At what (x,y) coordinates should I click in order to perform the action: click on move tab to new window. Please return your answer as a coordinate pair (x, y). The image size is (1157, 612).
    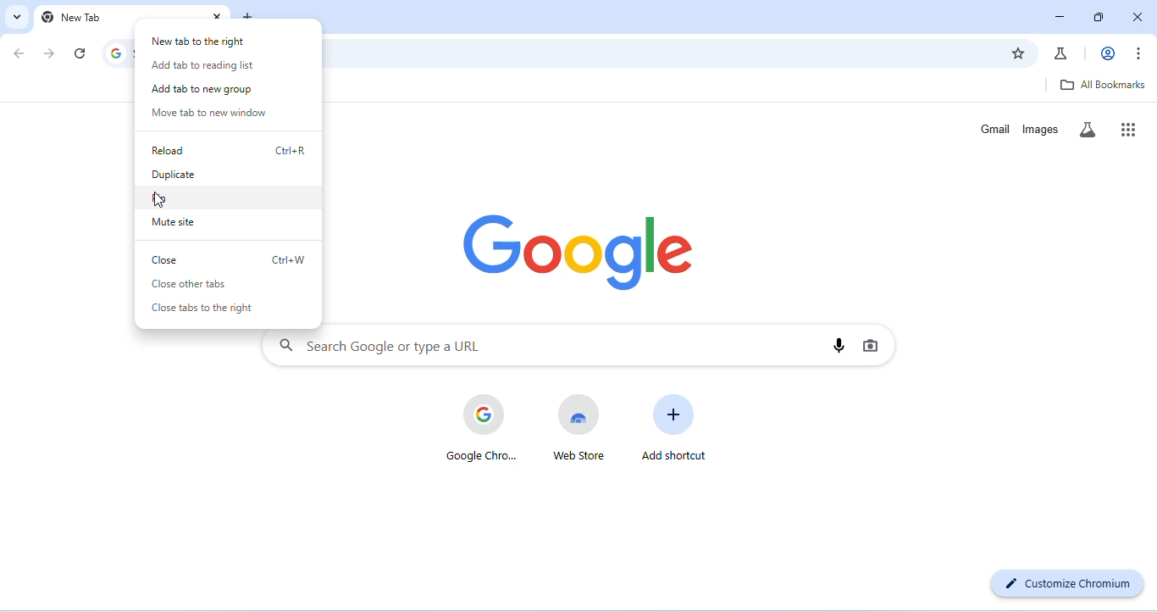
    Looking at the image, I should click on (208, 114).